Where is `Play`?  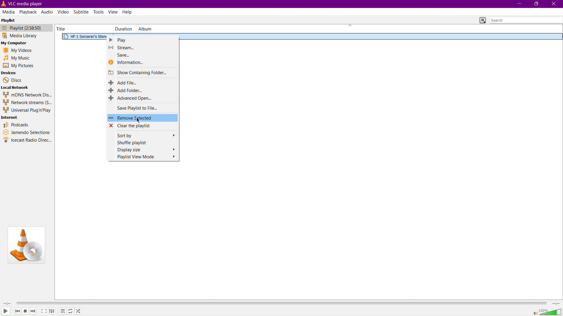
Play is located at coordinates (6, 311).